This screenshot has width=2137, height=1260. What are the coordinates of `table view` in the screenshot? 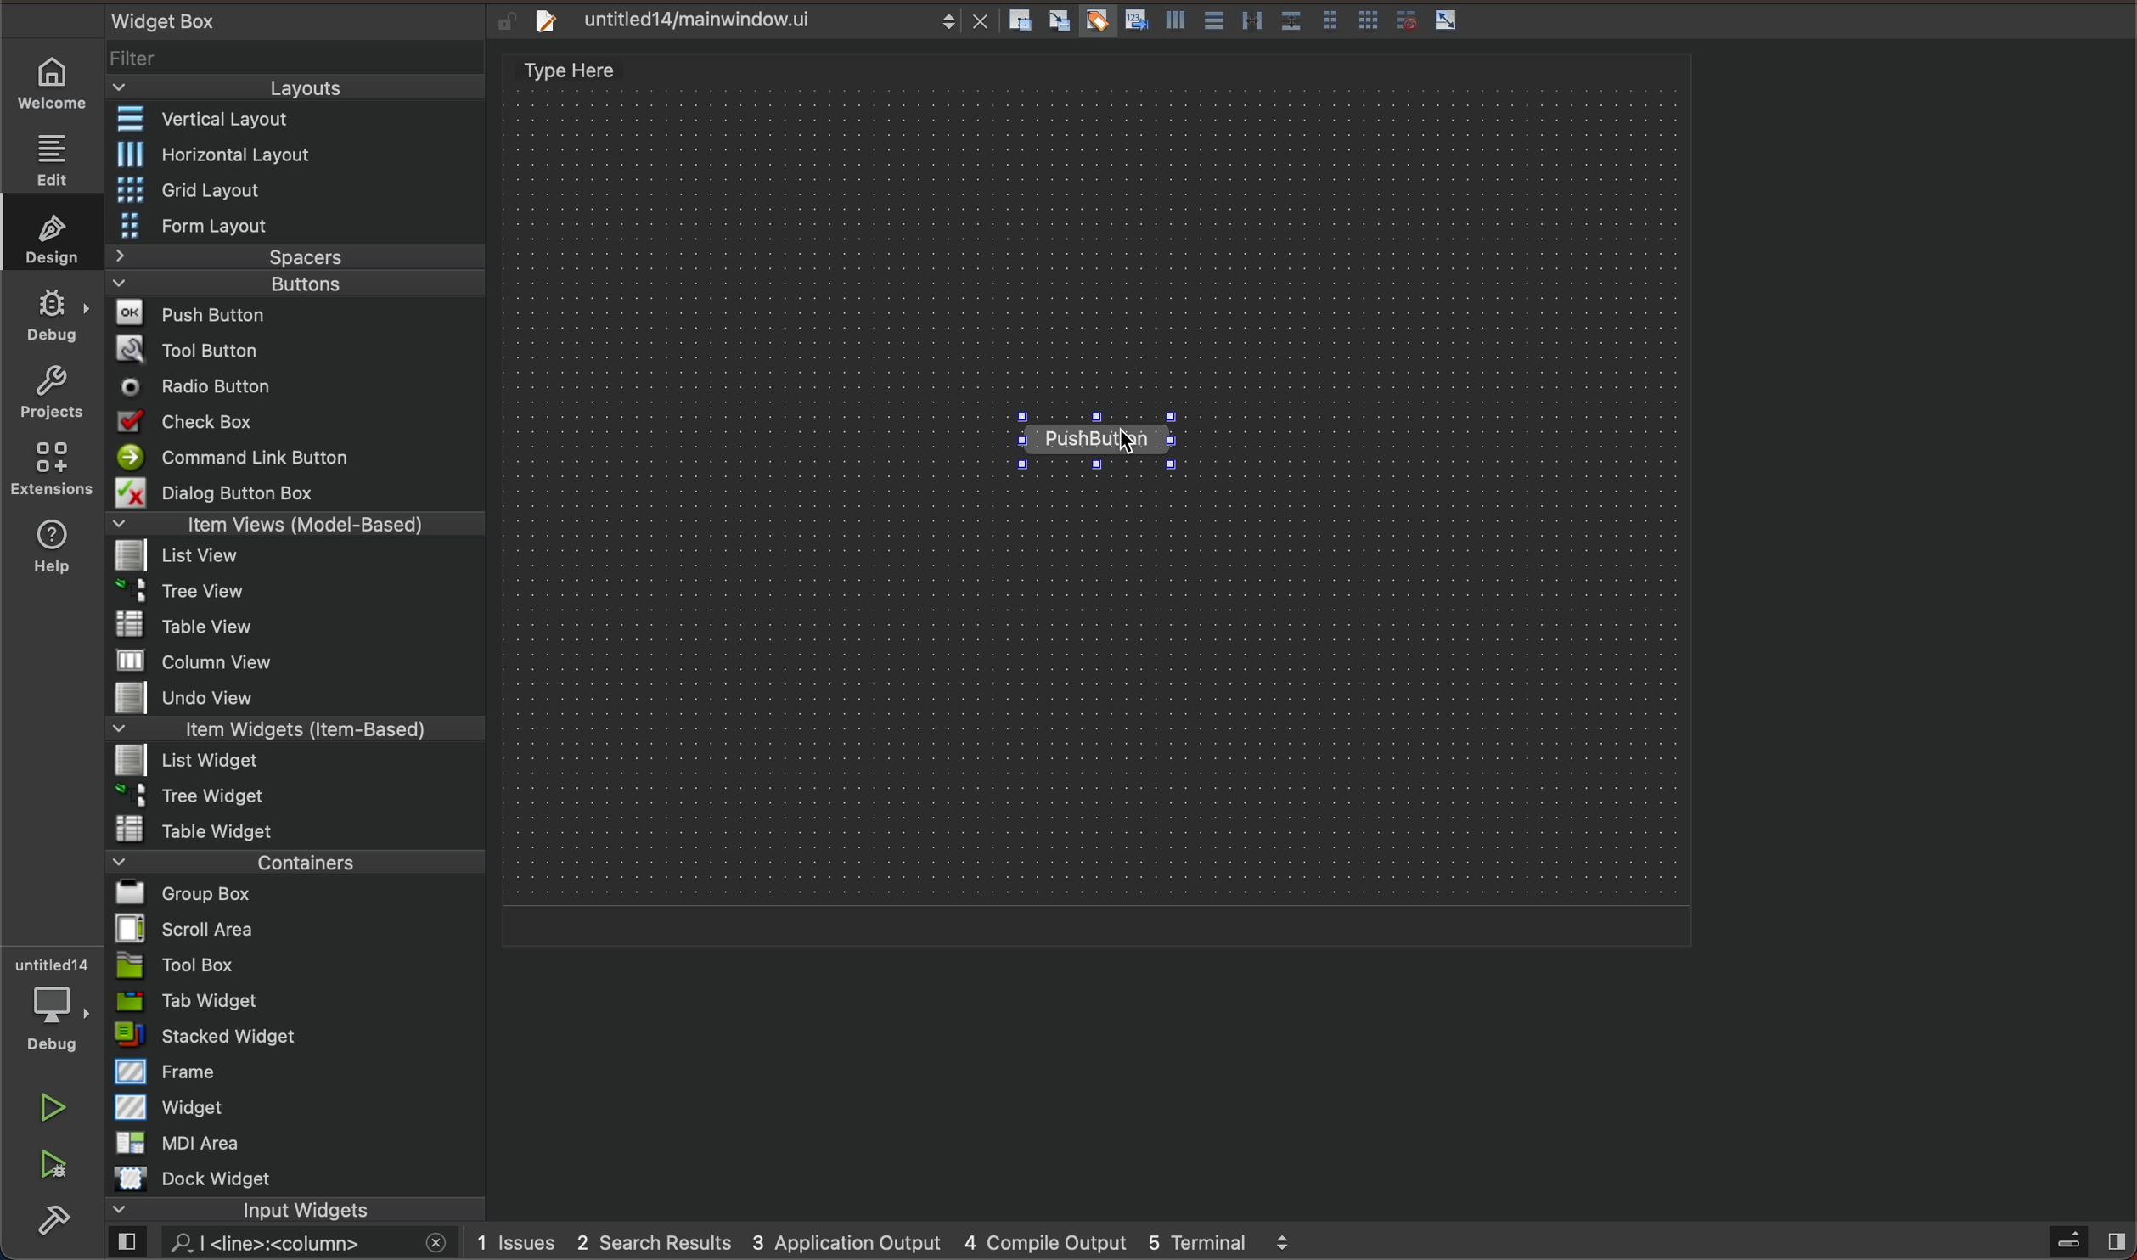 It's located at (306, 627).